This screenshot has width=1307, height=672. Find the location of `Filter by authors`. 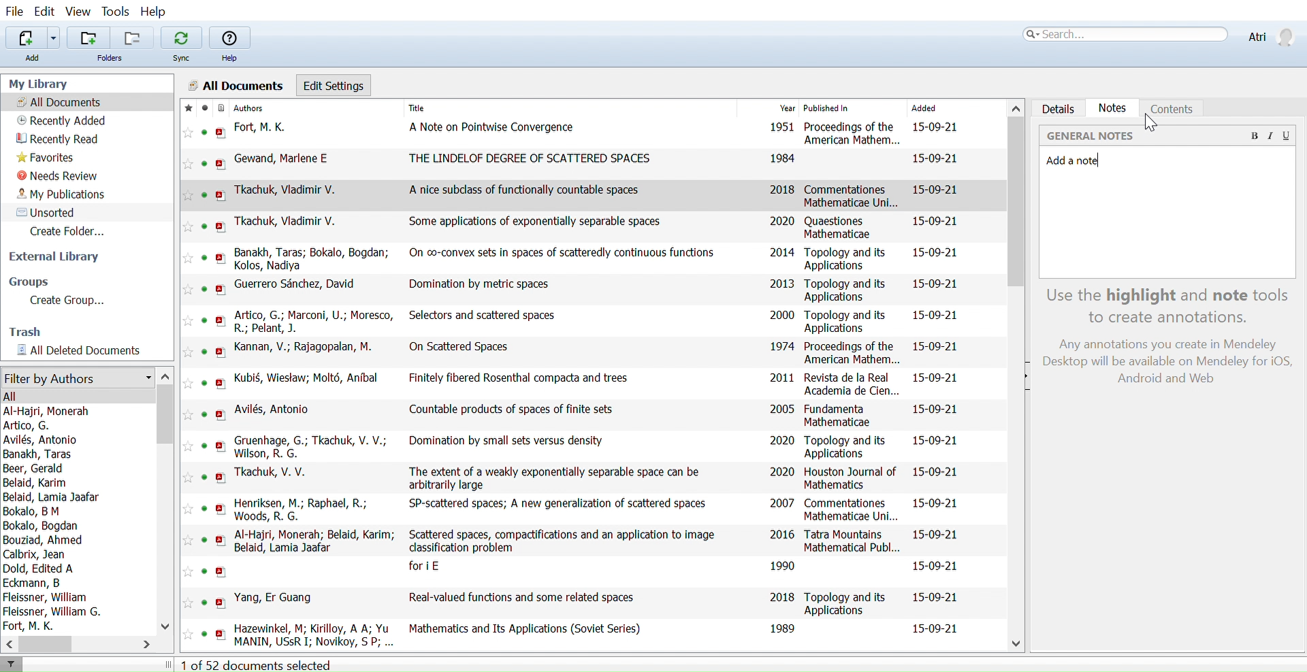

Filter by authors is located at coordinates (76, 379).